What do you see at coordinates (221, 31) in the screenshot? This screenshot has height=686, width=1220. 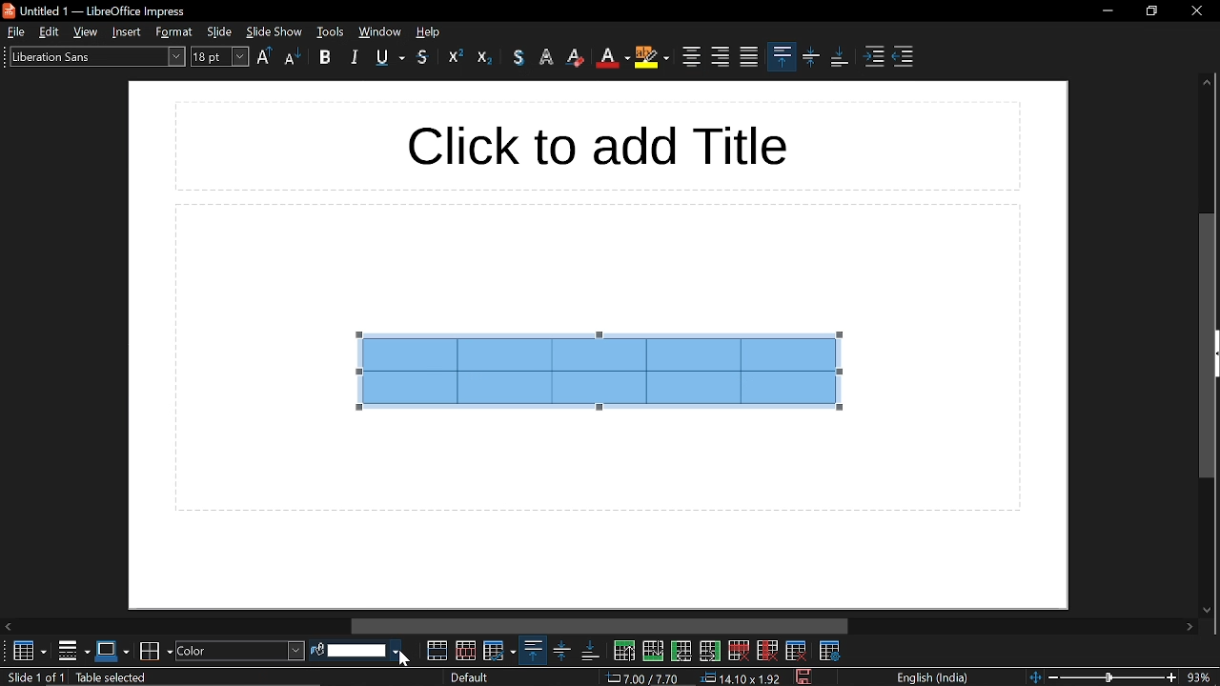 I see `slide` at bounding box center [221, 31].